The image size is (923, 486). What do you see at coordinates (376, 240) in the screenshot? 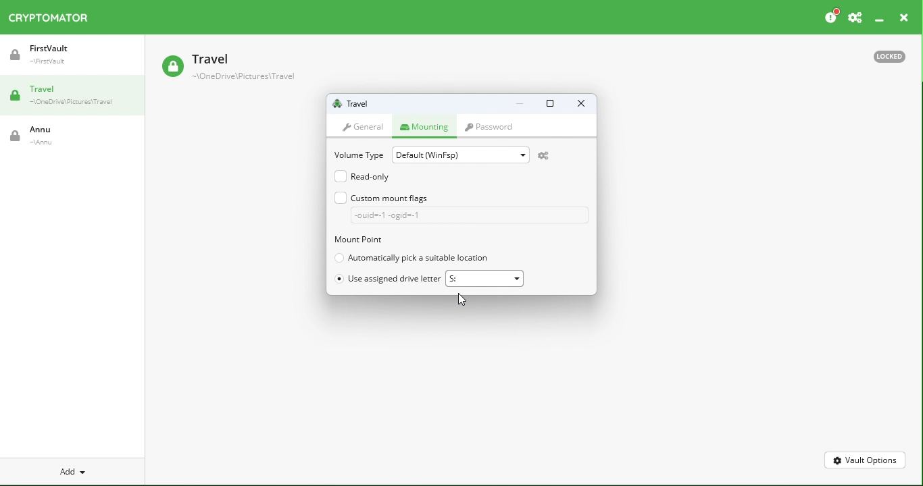
I see `Mount point` at bounding box center [376, 240].